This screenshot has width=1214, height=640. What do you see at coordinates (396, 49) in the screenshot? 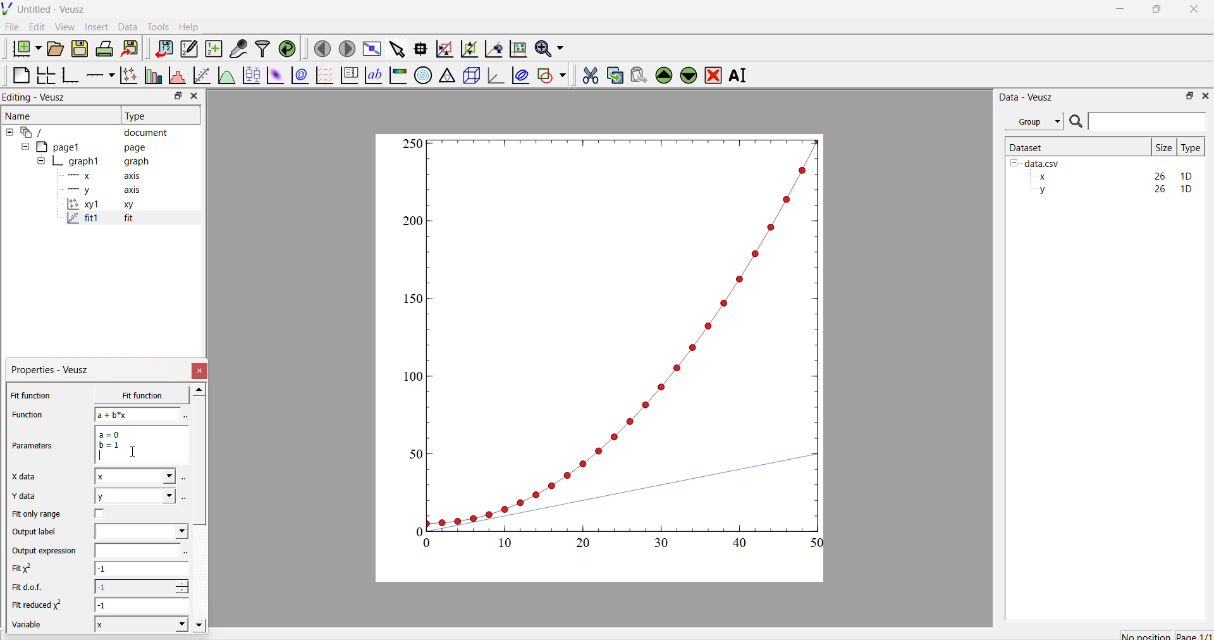
I see `Select items` at bounding box center [396, 49].